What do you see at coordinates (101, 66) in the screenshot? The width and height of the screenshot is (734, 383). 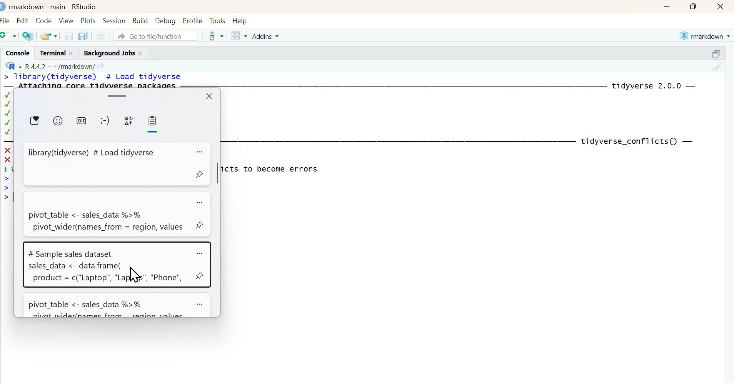 I see `view current working directory` at bounding box center [101, 66].